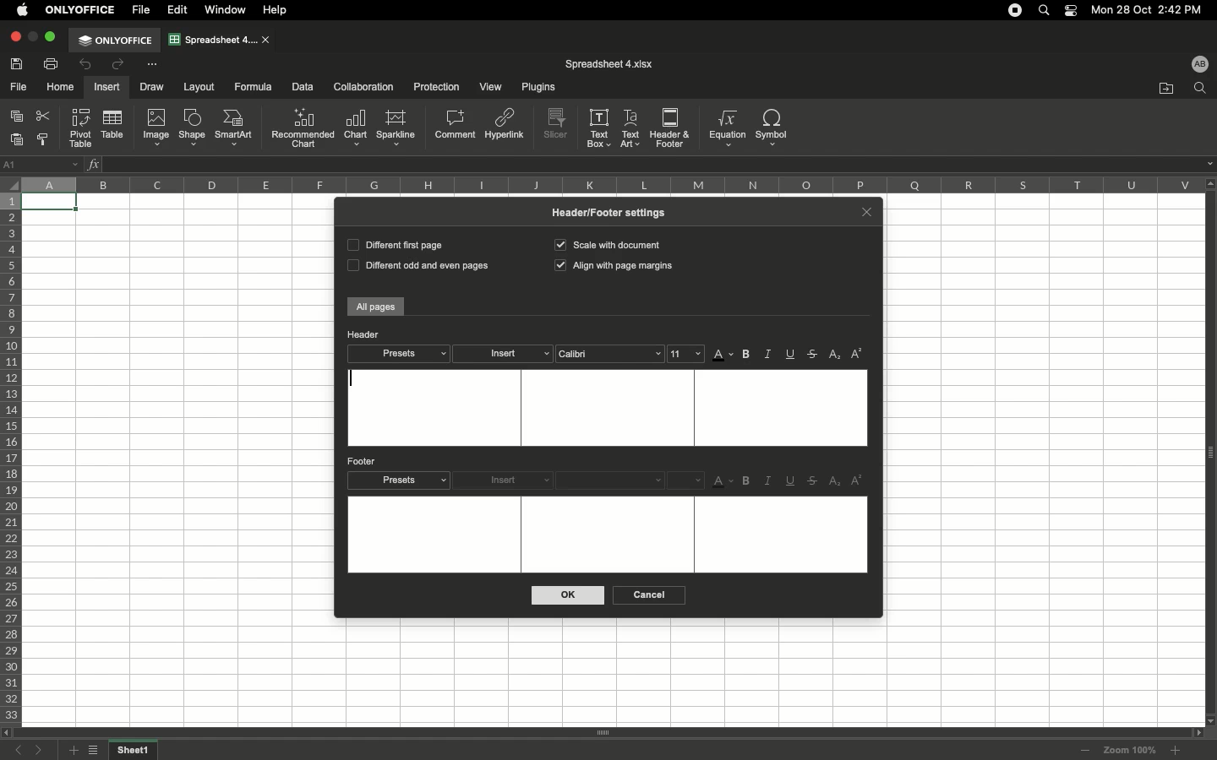 This screenshot has height=760, width=1217. I want to click on Edit, so click(178, 10).